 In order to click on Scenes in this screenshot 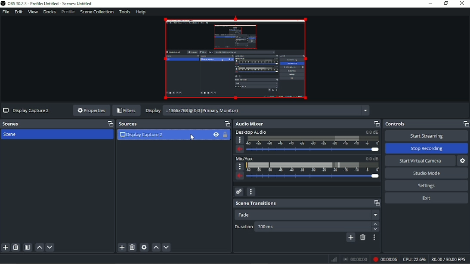, I will do `click(57, 124)`.